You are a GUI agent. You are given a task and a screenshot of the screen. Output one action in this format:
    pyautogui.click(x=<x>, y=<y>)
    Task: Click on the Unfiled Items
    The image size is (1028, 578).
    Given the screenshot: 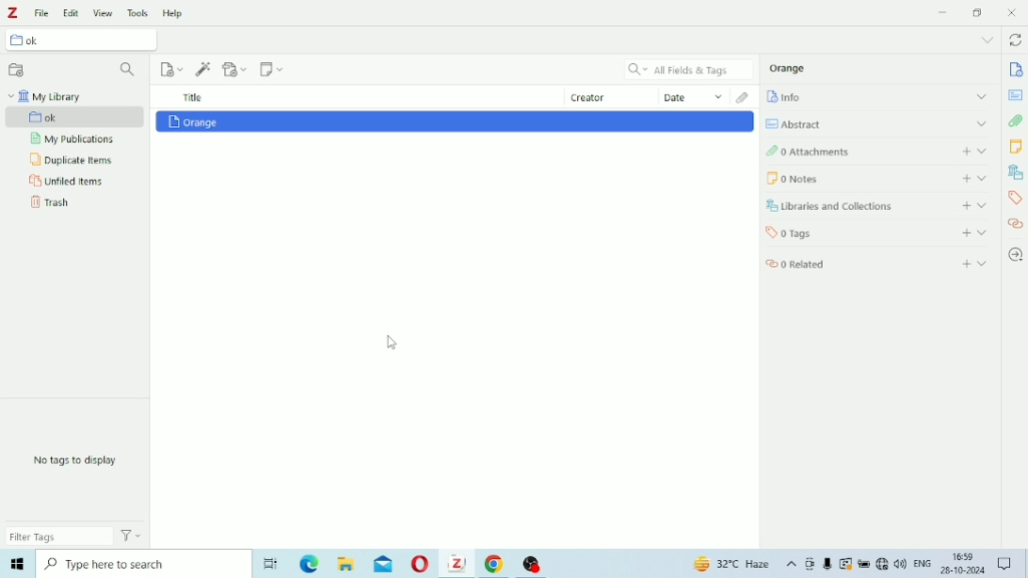 What is the action you would take?
    pyautogui.click(x=67, y=182)
    